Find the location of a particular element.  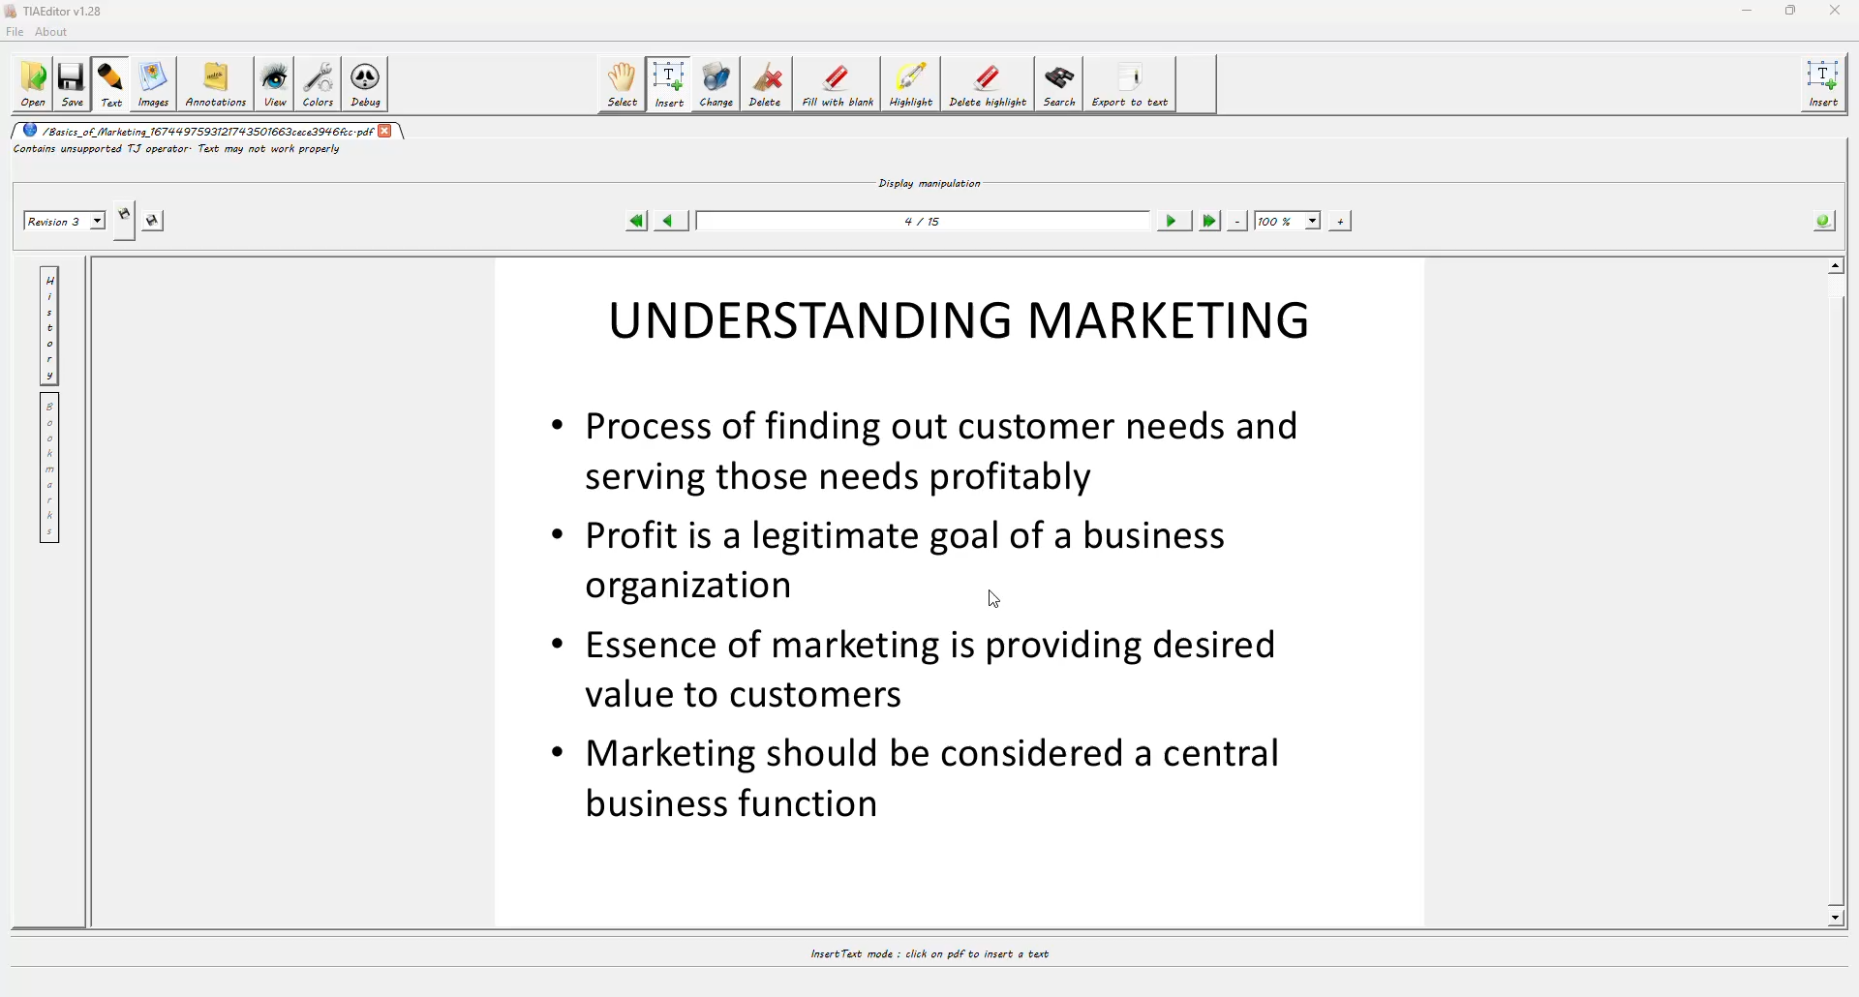

delete is located at coordinates (768, 82).